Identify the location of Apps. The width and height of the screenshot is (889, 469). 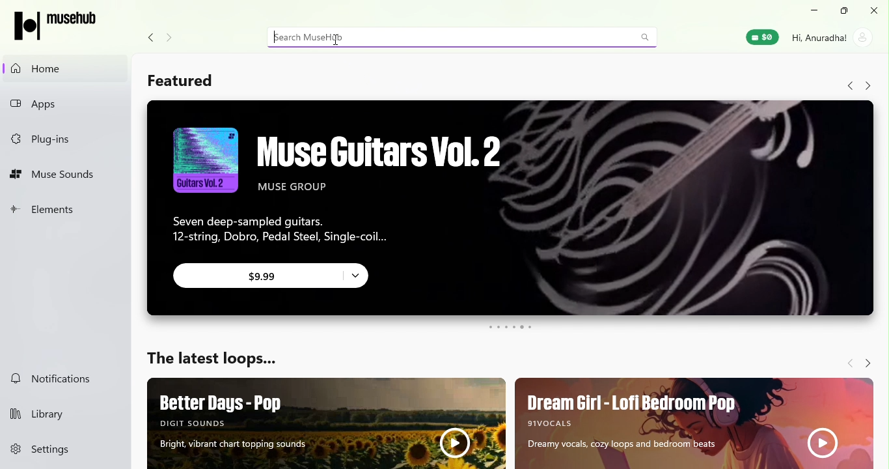
(64, 104).